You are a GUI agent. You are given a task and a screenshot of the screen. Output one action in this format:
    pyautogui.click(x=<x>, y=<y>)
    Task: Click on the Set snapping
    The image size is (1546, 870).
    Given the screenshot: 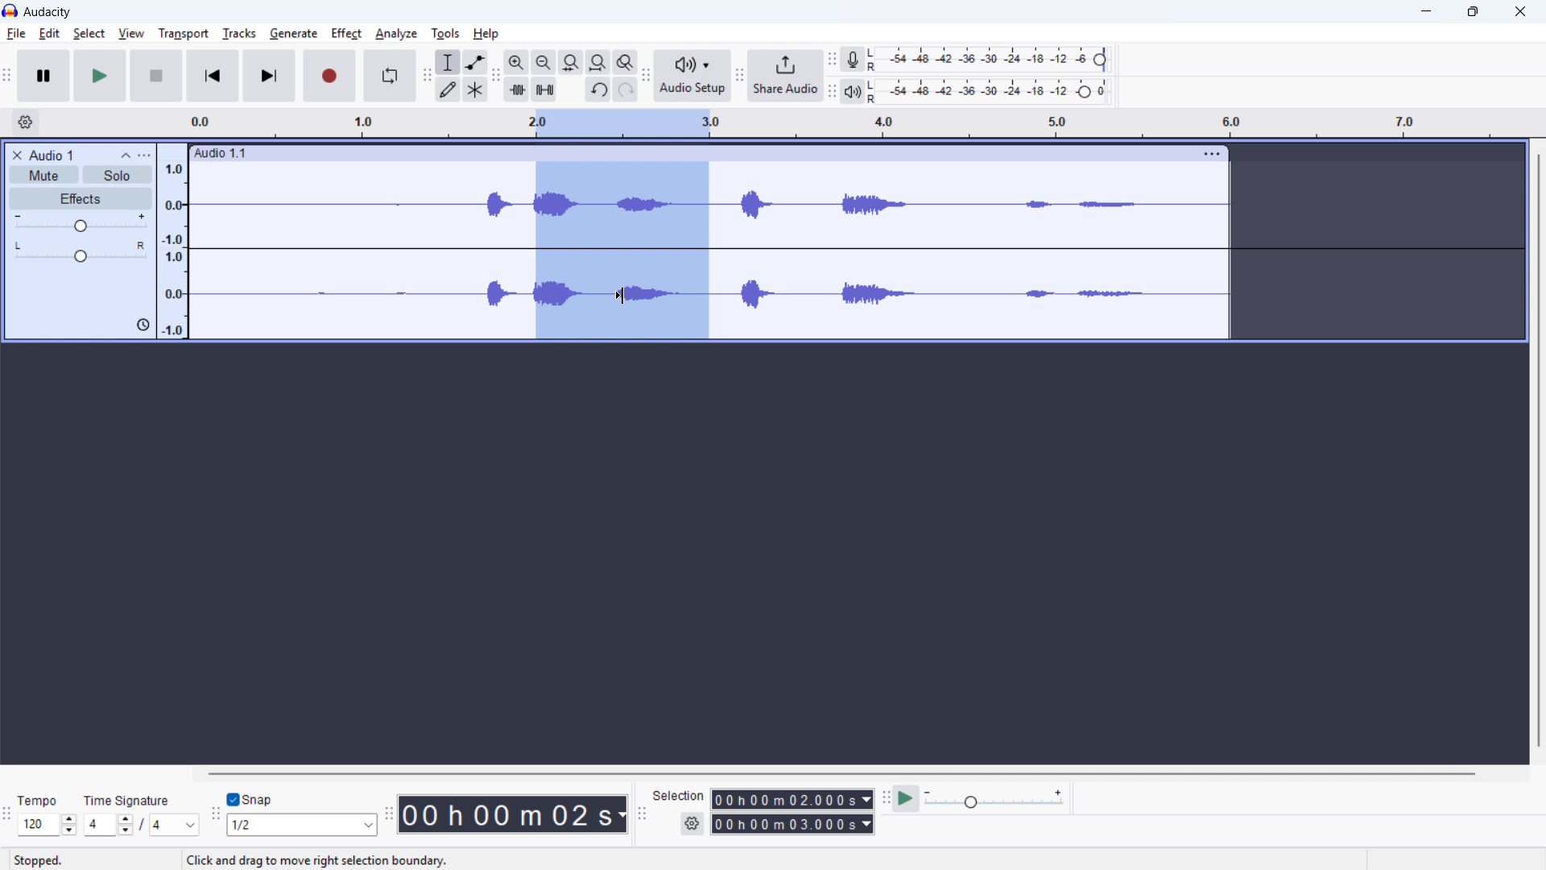 What is the action you would take?
    pyautogui.click(x=303, y=825)
    